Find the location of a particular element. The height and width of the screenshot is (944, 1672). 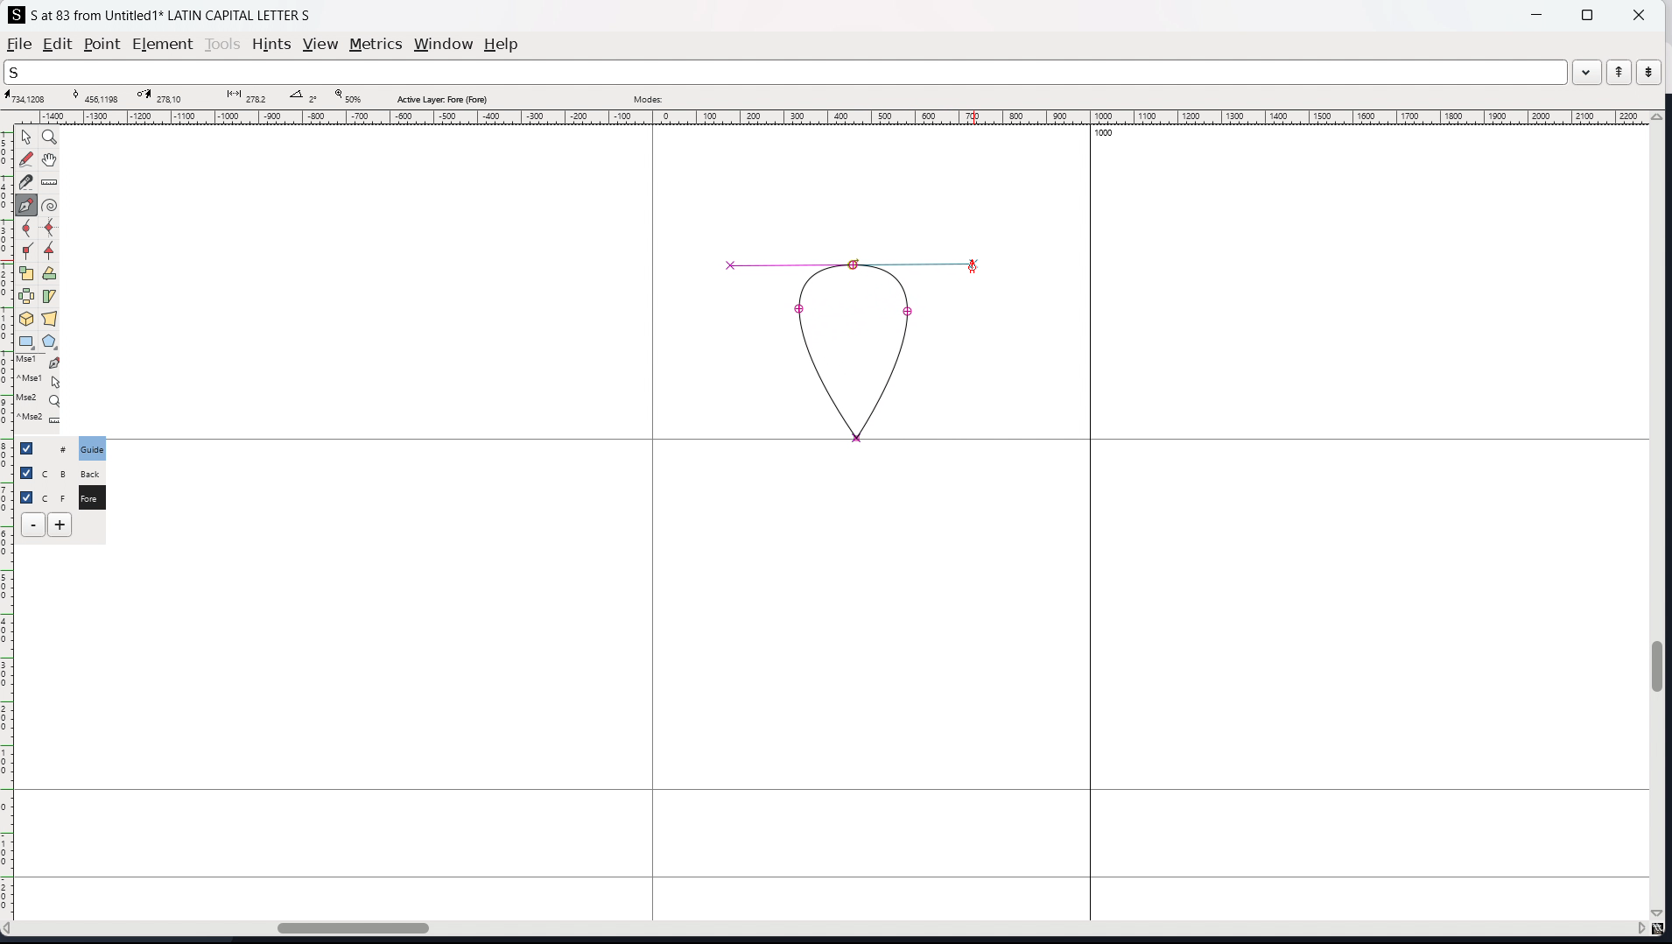

curve drawn is located at coordinates (857, 342).